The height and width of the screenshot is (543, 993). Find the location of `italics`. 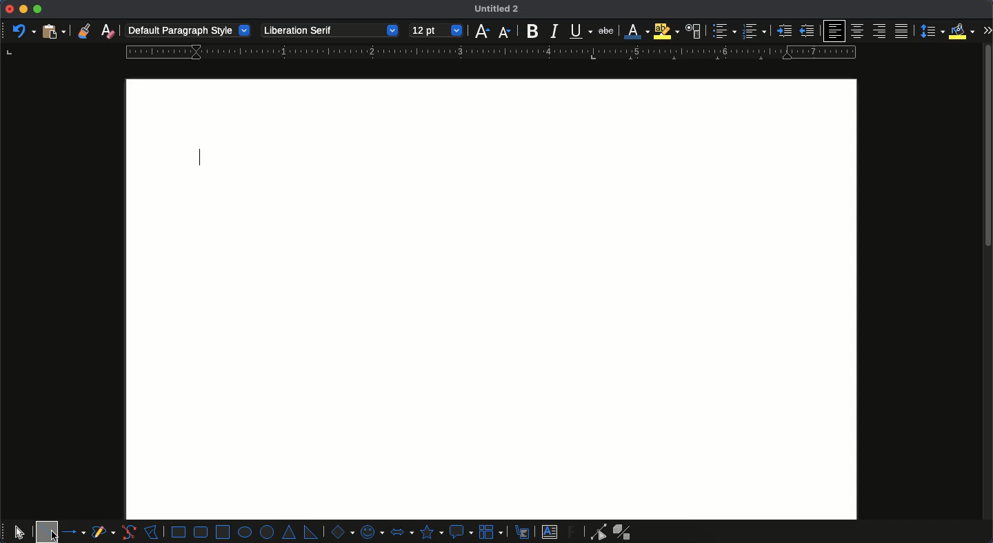

italics is located at coordinates (555, 31).